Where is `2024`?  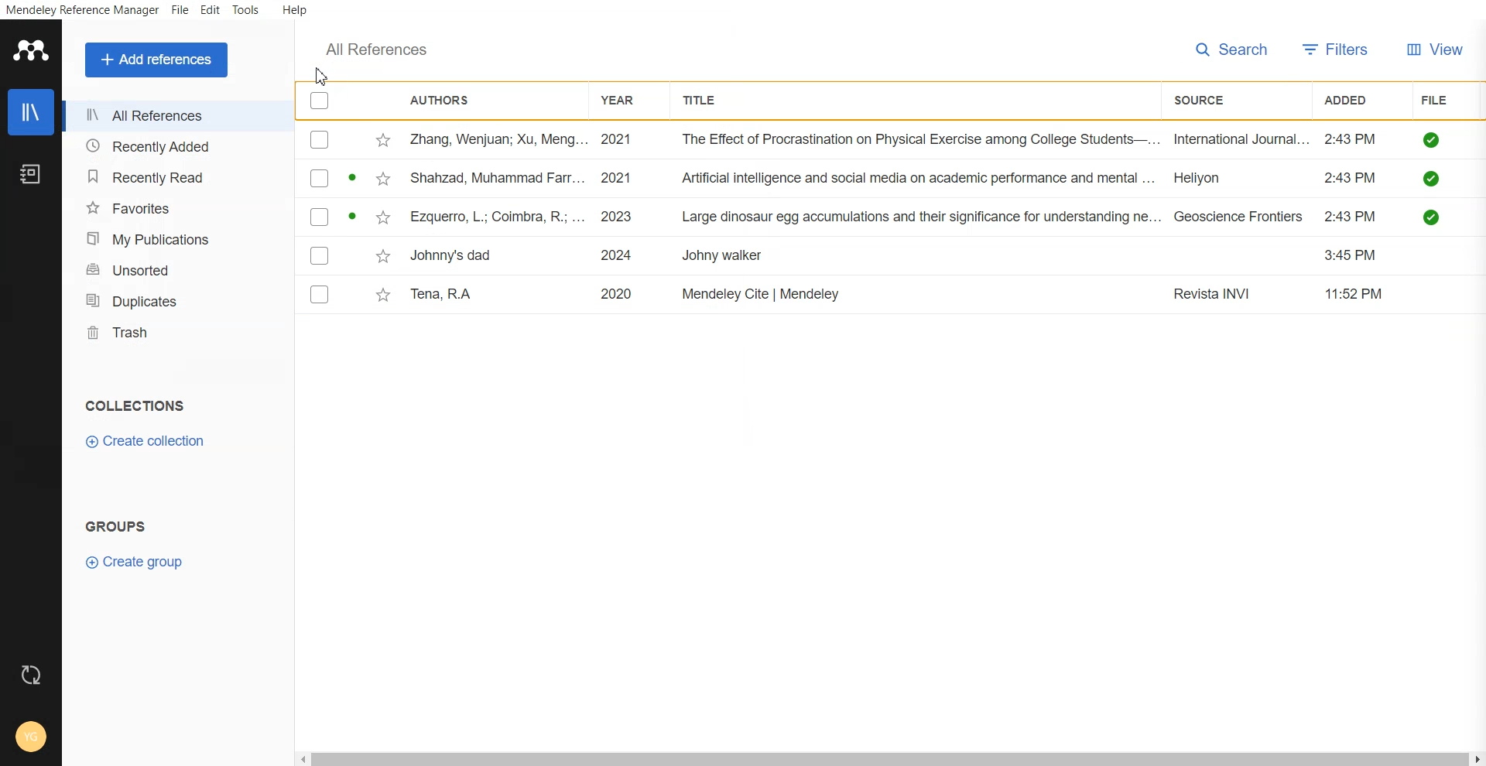 2024 is located at coordinates (619, 255).